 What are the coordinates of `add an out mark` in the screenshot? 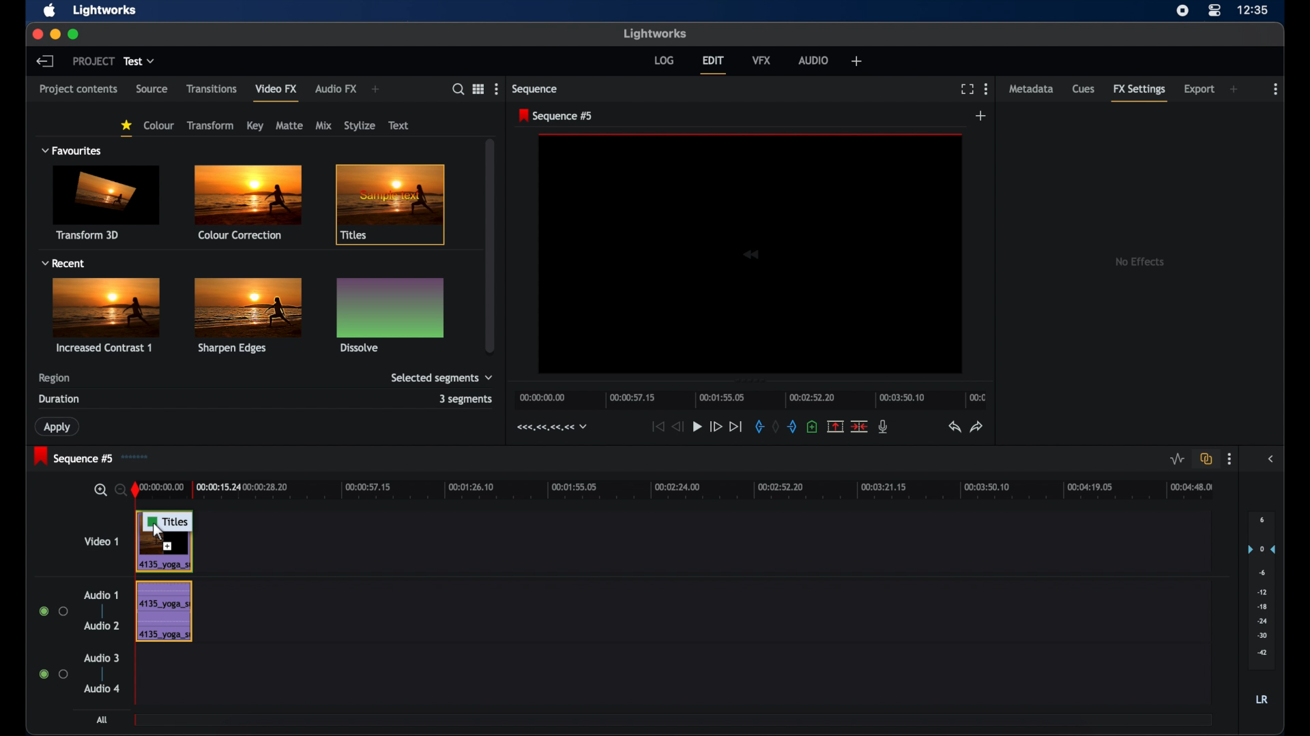 It's located at (791, 427).